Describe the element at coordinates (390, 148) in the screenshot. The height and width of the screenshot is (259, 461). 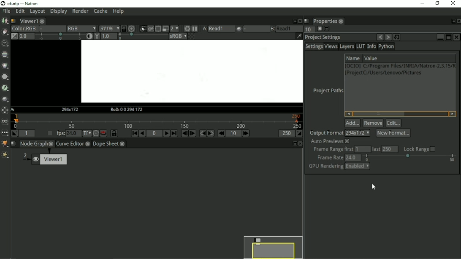
I see `250` at that location.